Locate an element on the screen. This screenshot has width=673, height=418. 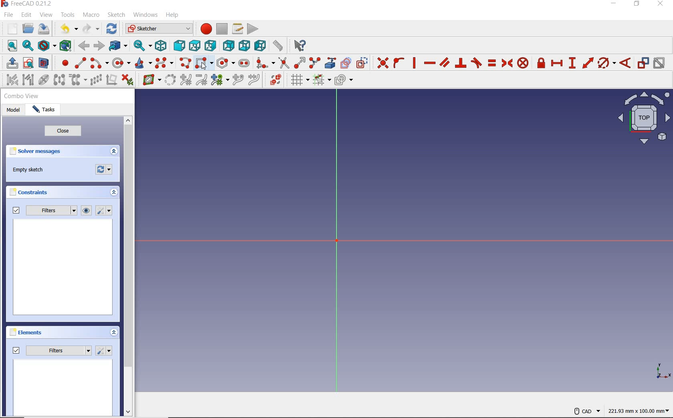
constrain block is located at coordinates (523, 63).